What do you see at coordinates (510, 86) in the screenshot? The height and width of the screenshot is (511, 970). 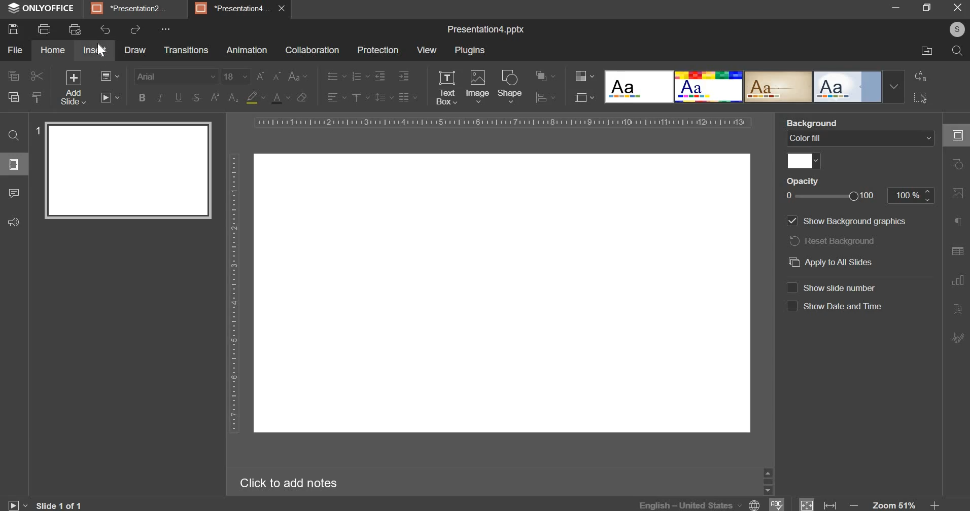 I see `shape` at bounding box center [510, 86].